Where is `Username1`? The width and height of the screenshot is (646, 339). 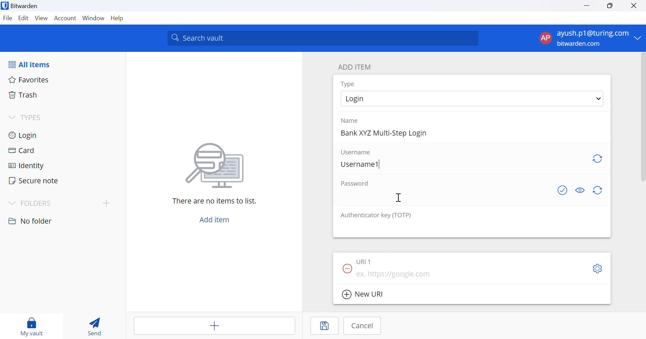 Username1 is located at coordinates (363, 165).